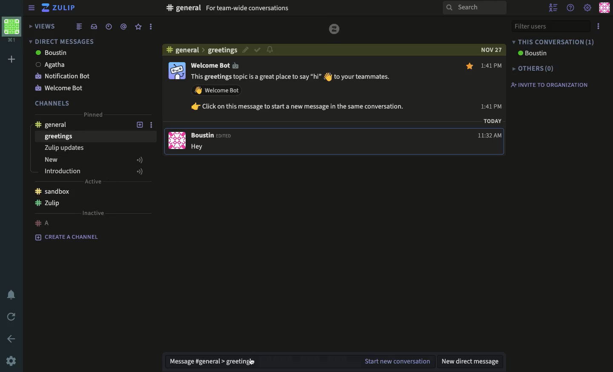 This screenshot has width=613, height=372. Describe the element at coordinates (41, 26) in the screenshot. I see `views` at that location.